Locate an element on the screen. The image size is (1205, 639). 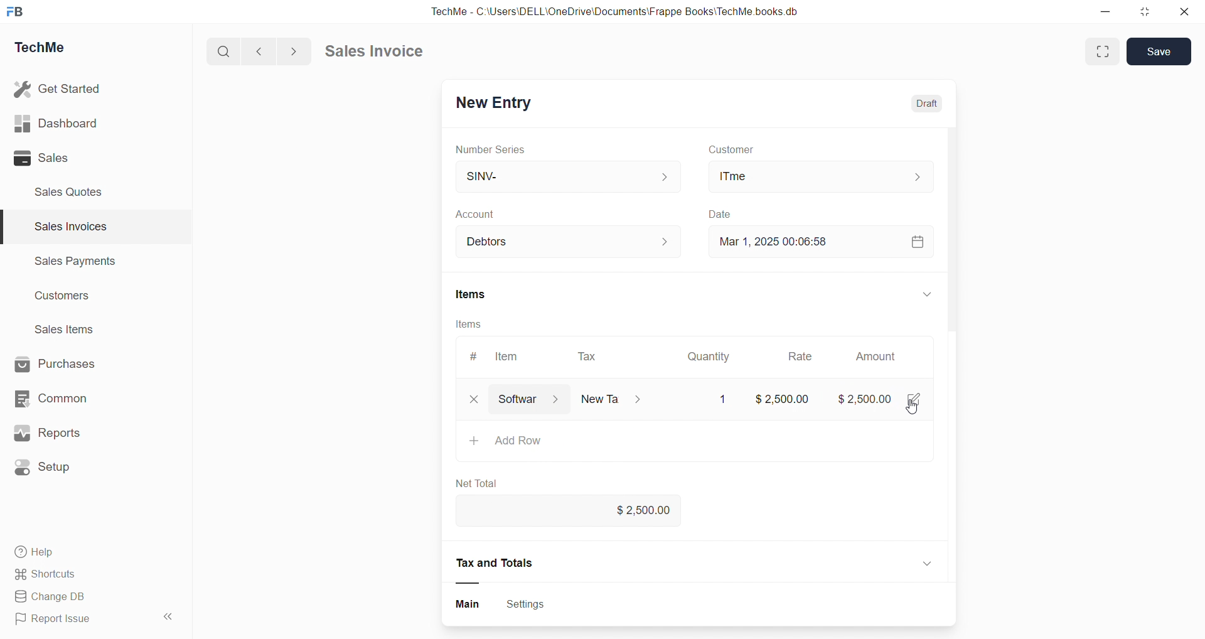
@ Setup is located at coordinates (50, 472).